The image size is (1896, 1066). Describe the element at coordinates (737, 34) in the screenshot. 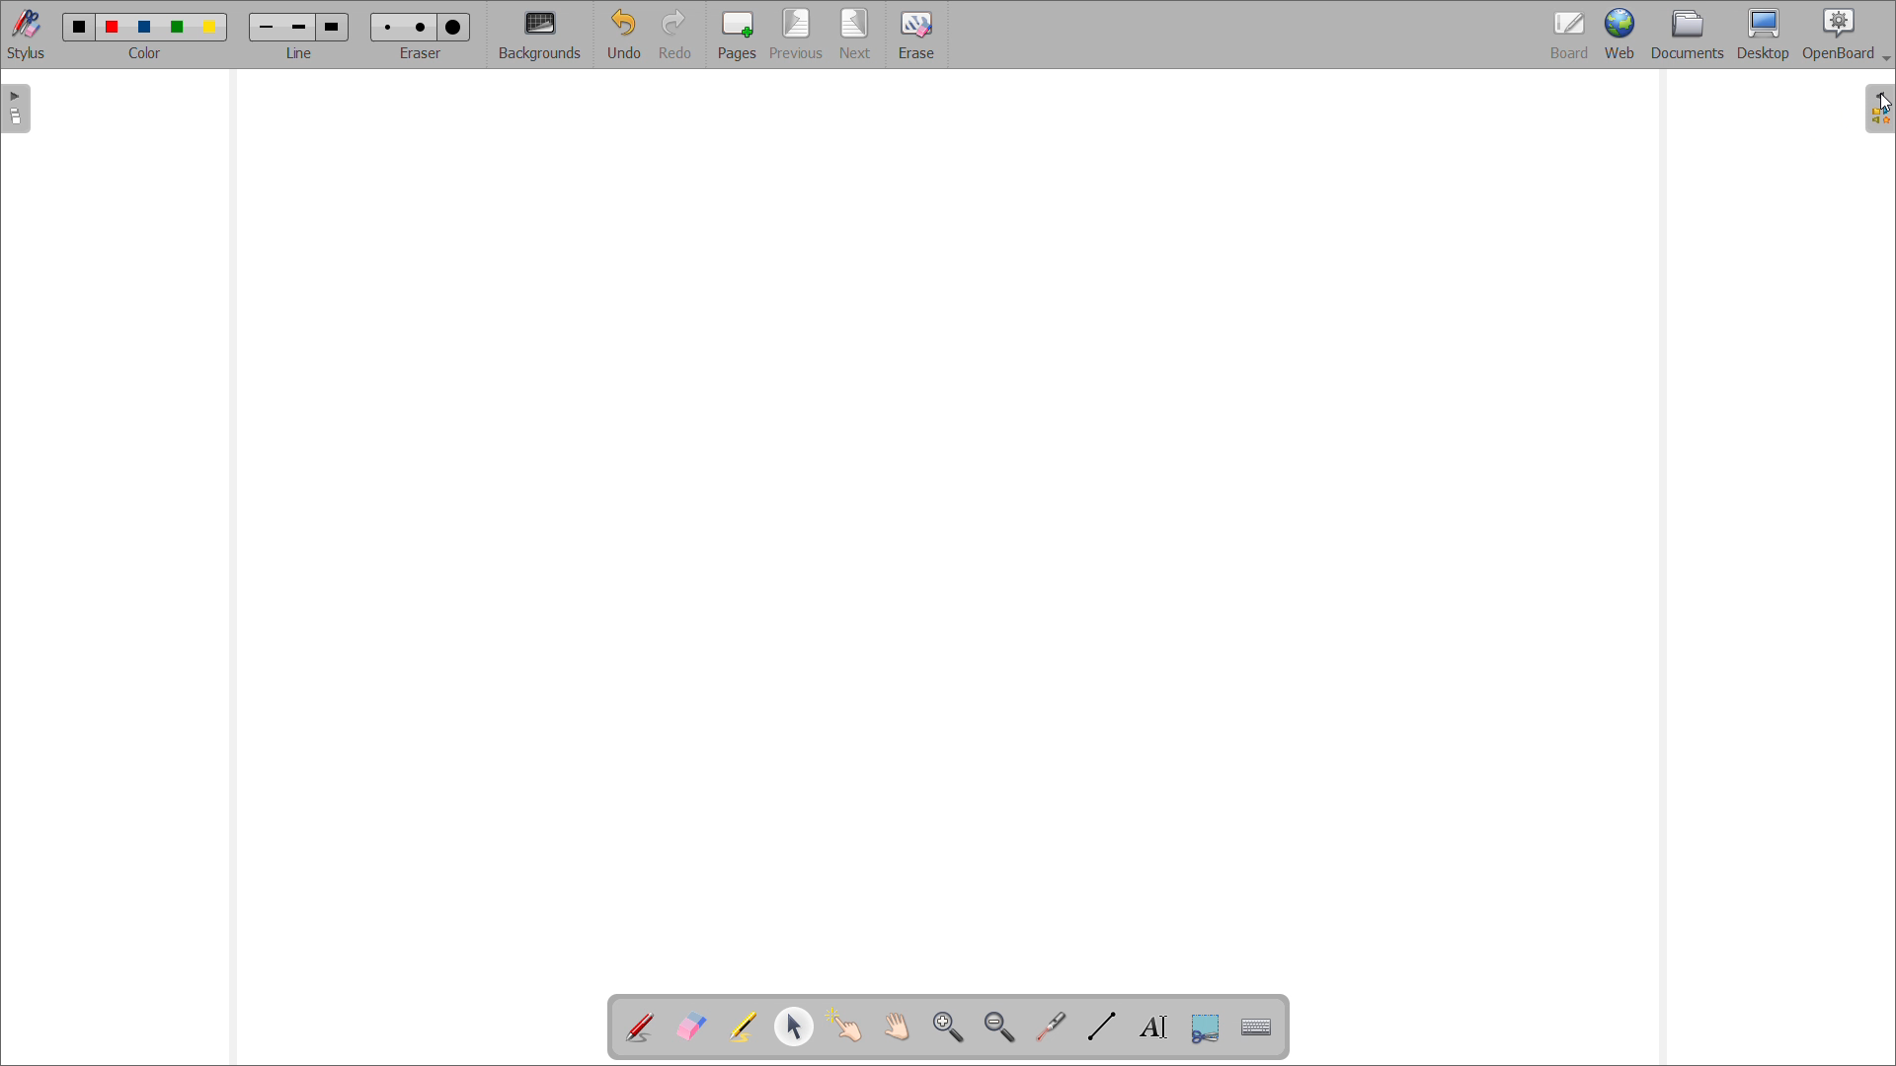

I see `add pages` at that location.